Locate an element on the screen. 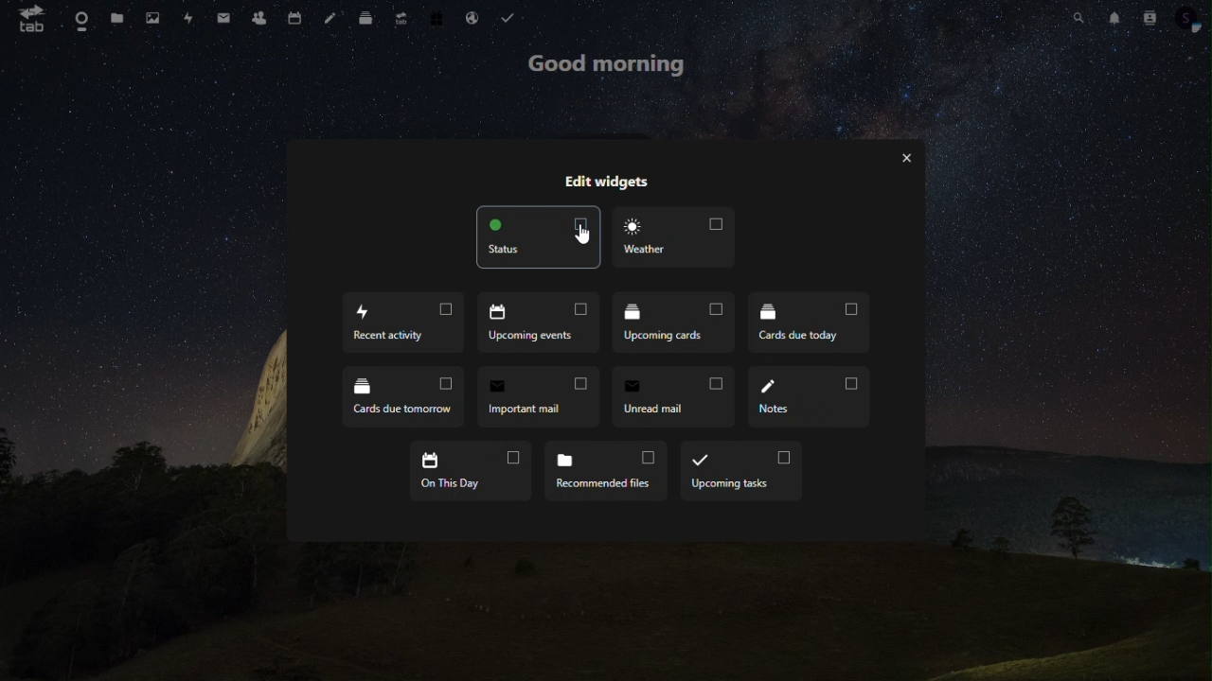  good morning is located at coordinates (608, 66).